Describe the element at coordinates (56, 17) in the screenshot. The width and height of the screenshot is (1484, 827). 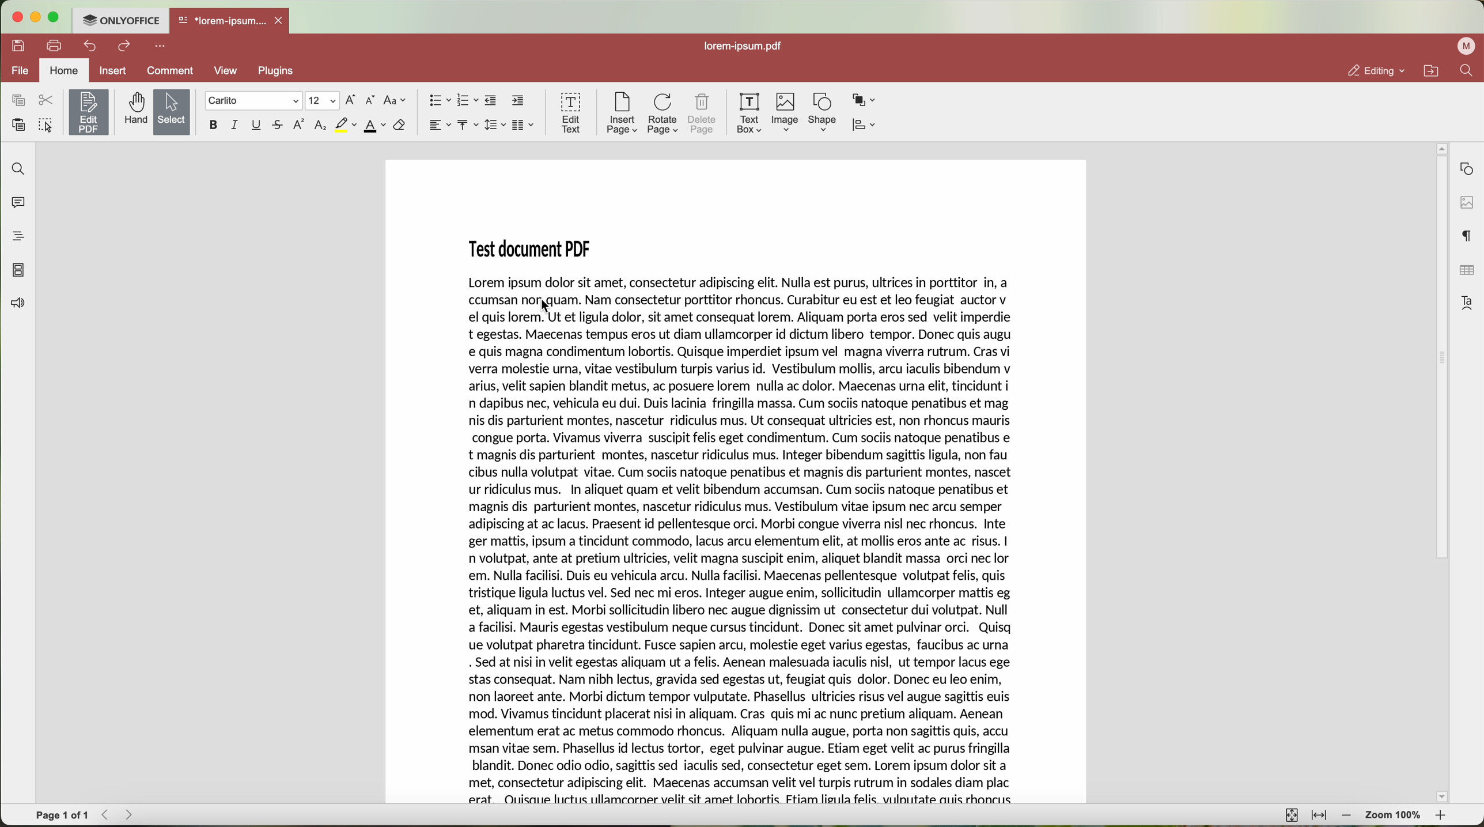
I see `maximize` at that location.